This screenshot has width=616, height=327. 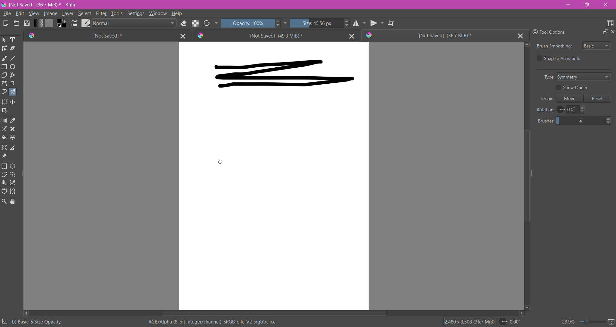 I want to click on Set Type, so click(x=586, y=77).